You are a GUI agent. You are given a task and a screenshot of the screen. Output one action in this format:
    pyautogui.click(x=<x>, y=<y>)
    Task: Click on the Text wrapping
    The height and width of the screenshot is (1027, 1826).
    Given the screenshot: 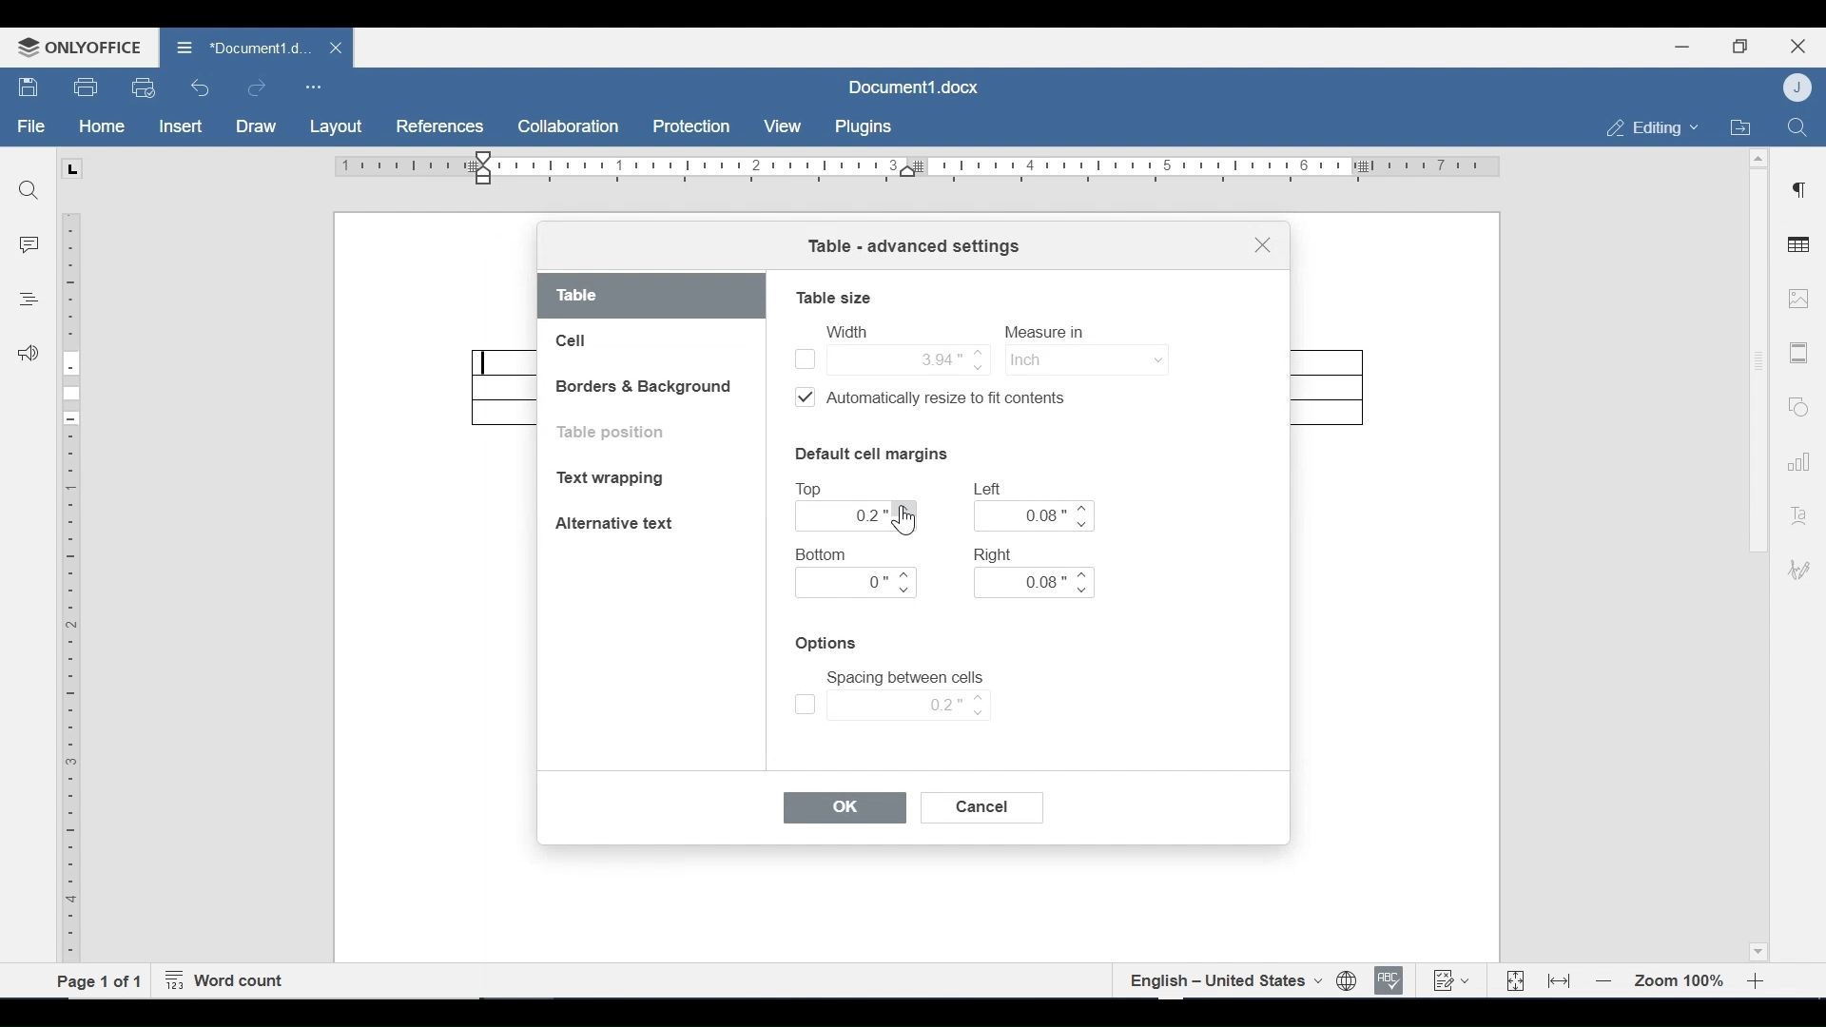 What is the action you would take?
    pyautogui.click(x=614, y=480)
    